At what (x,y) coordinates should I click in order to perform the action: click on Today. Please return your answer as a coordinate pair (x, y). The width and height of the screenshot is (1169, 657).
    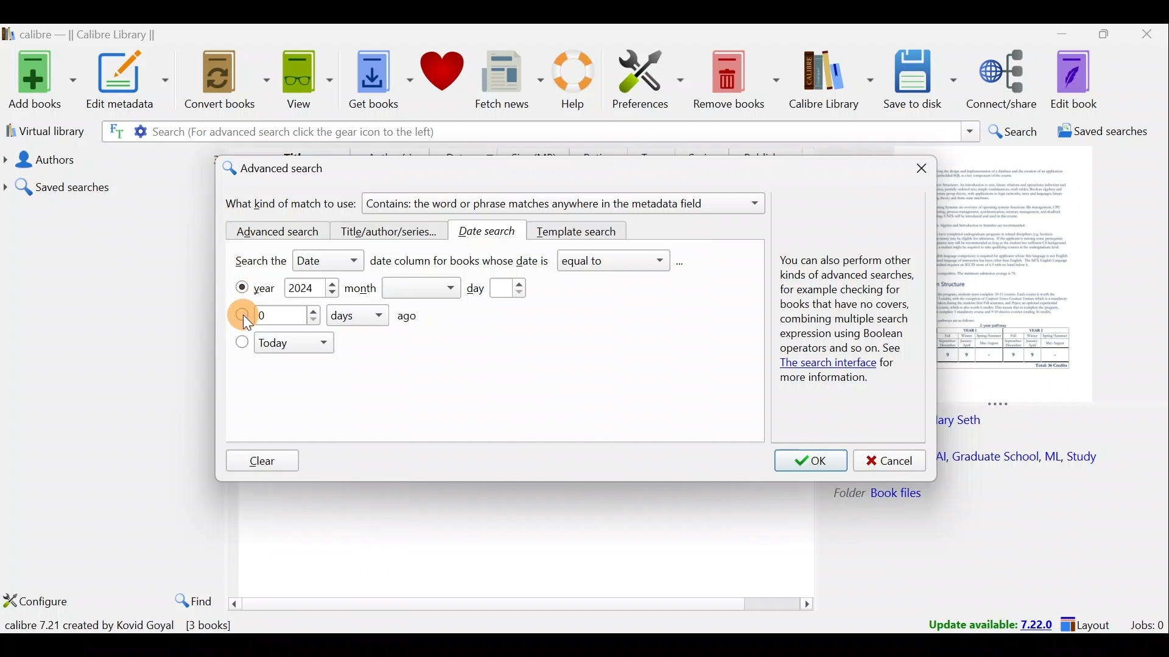
    Looking at the image, I should click on (297, 344).